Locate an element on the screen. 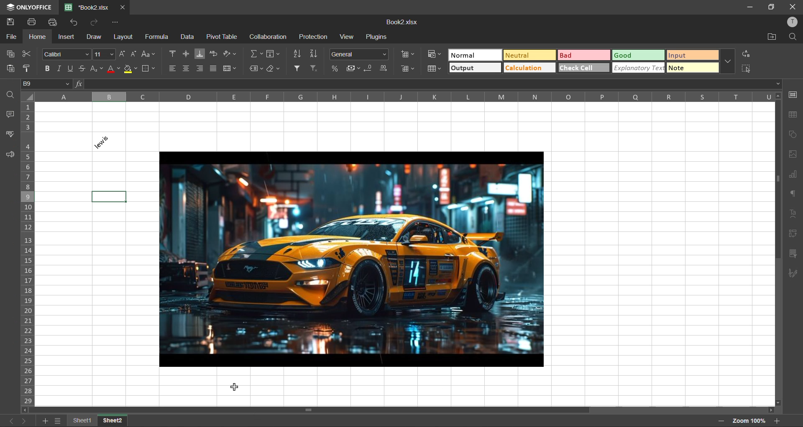 The image size is (803, 427). filename is located at coordinates (88, 7).